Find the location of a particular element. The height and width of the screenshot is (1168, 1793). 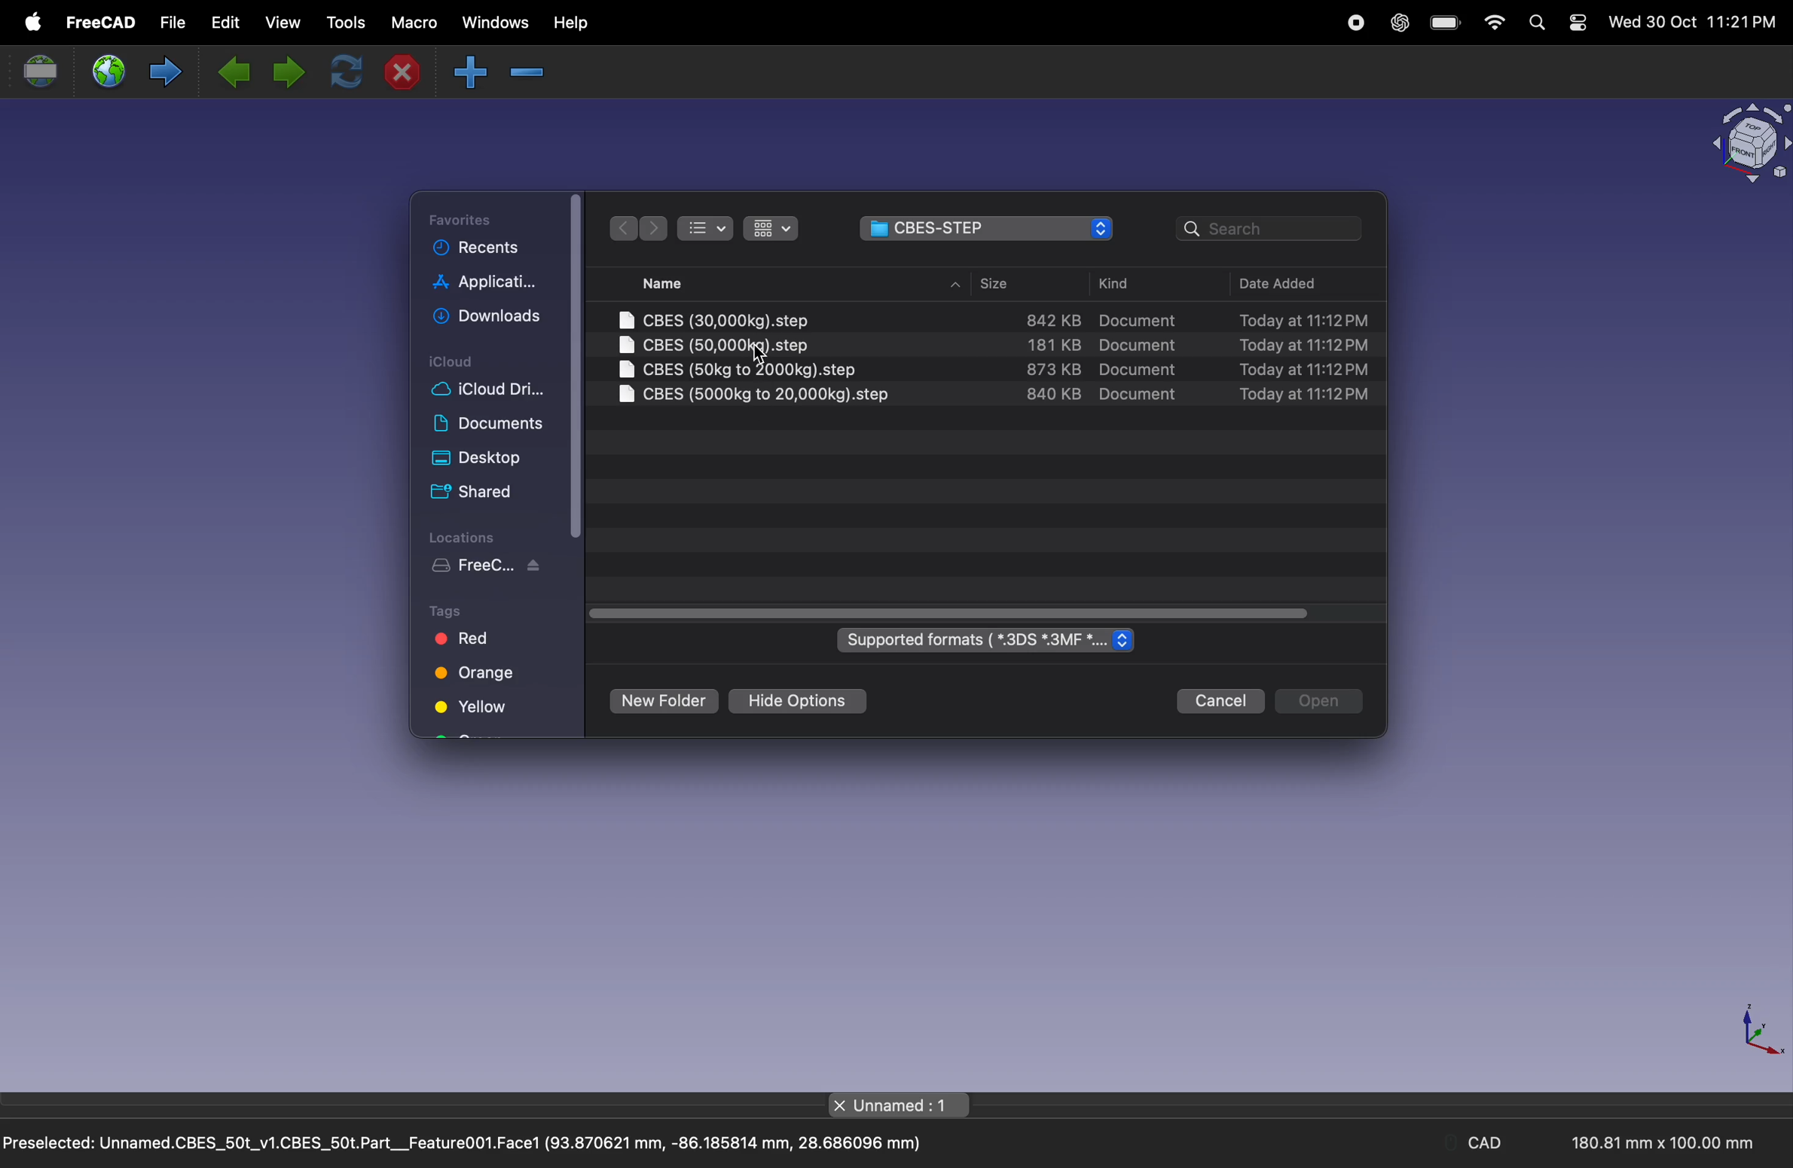

cancel is located at coordinates (1217, 700).